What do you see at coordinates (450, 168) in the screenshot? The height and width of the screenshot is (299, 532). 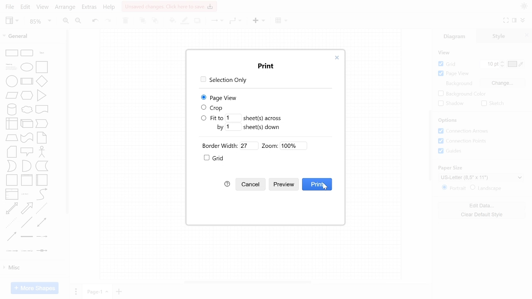 I see `Paper size` at bounding box center [450, 168].